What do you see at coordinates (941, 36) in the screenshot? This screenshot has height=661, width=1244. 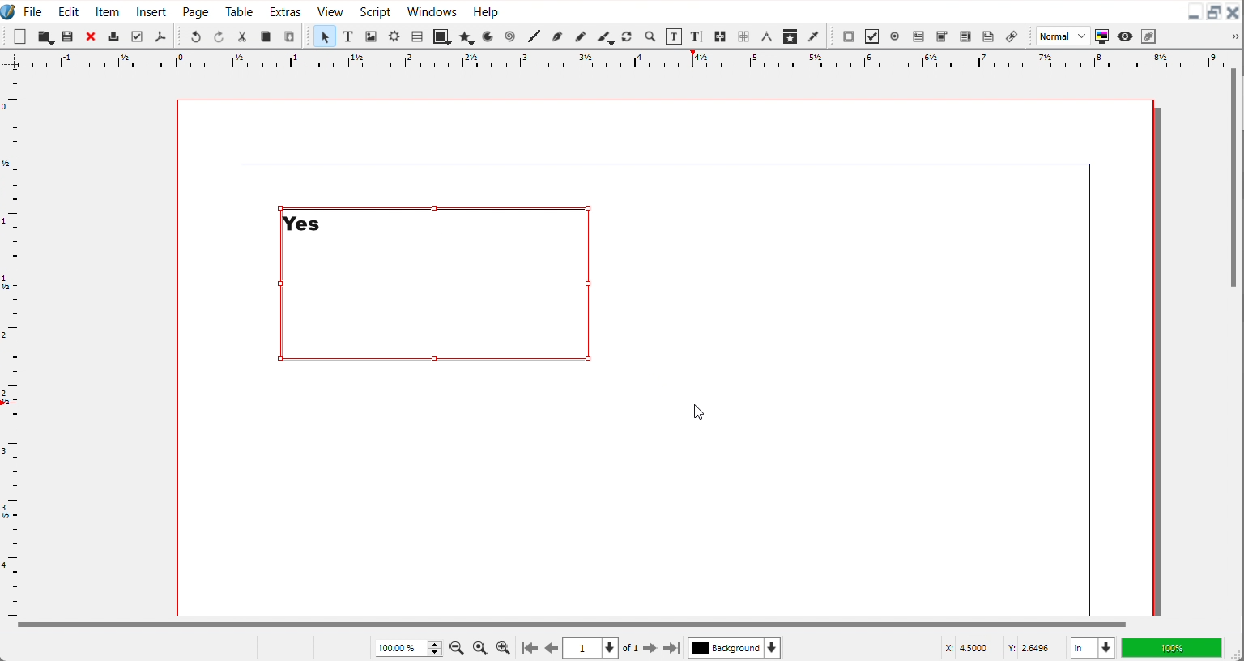 I see `PDF Combo button` at bounding box center [941, 36].